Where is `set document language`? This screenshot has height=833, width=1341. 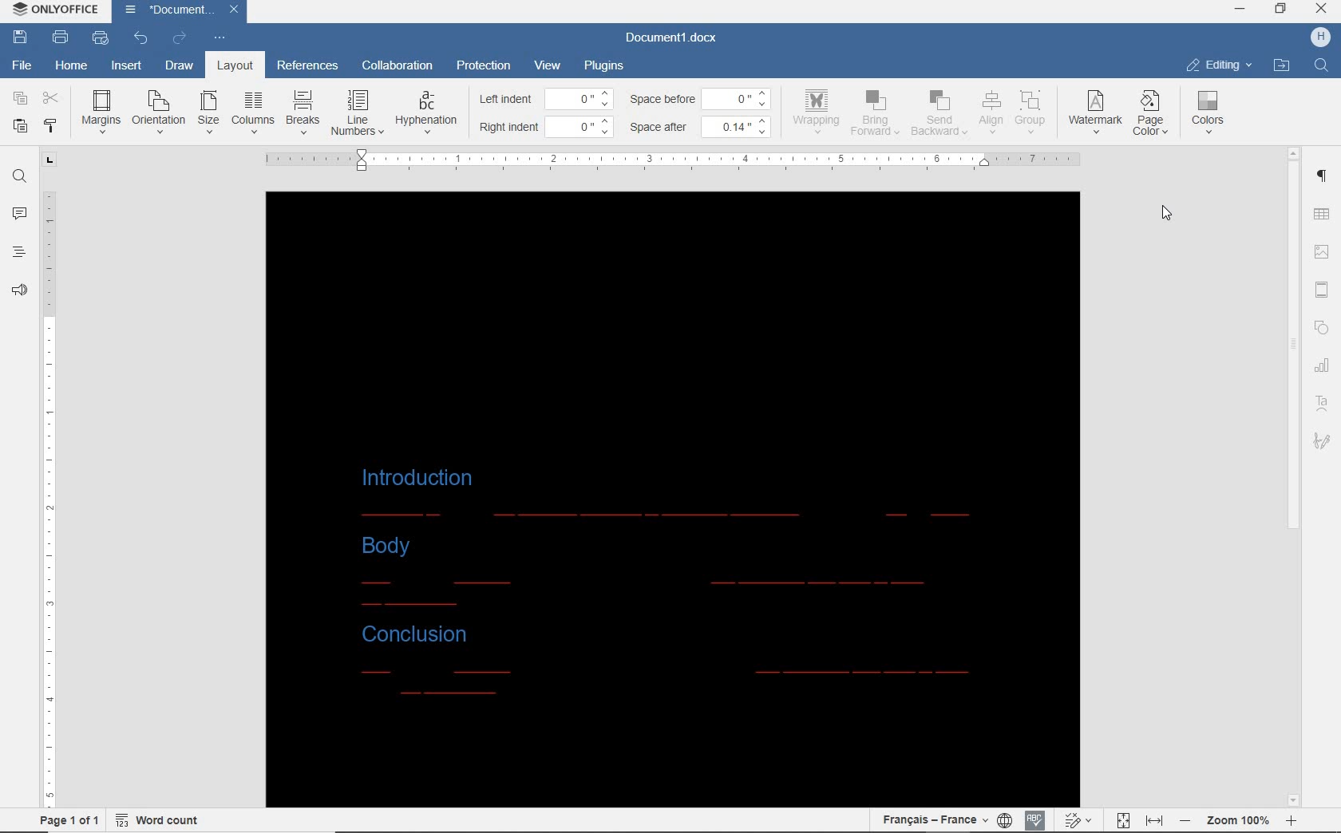
set document language is located at coordinates (1003, 817).